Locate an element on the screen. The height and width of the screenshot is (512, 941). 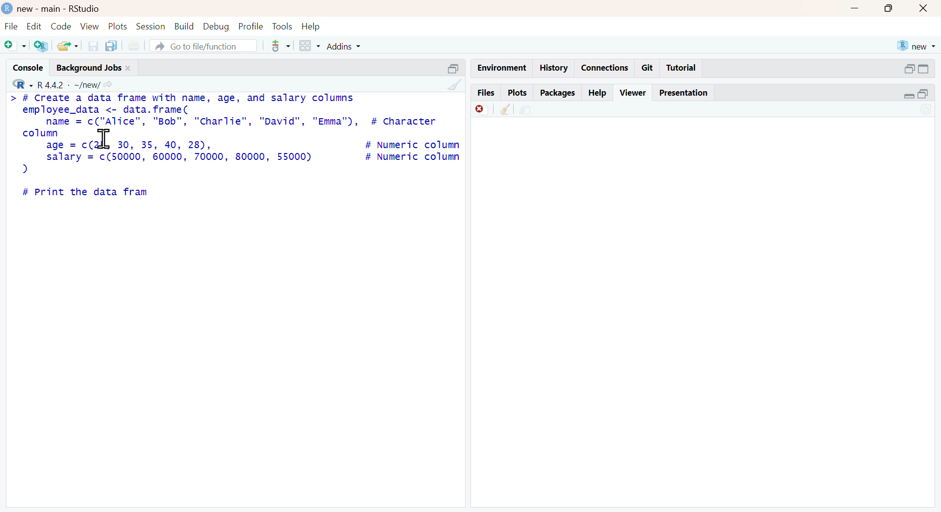
New file is located at coordinates (14, 47).